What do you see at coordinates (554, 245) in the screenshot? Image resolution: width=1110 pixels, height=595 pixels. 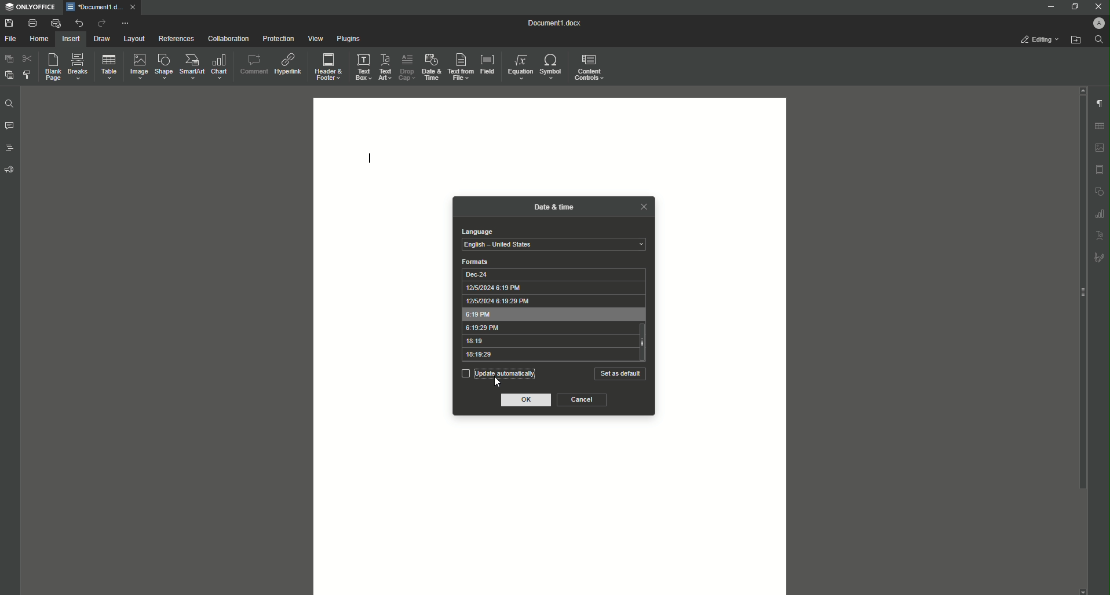 I see `select language` at bounding box center [554, 245].